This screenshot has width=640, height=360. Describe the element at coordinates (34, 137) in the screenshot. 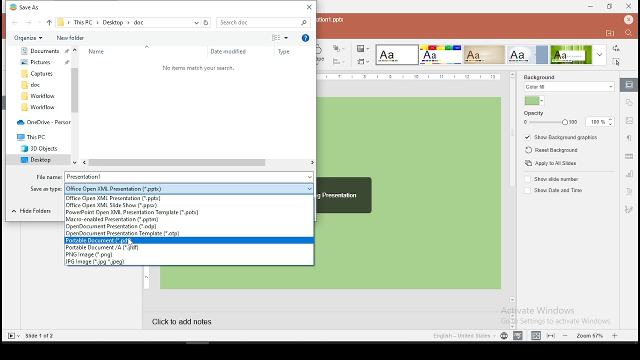

I see `This PC` at that location.